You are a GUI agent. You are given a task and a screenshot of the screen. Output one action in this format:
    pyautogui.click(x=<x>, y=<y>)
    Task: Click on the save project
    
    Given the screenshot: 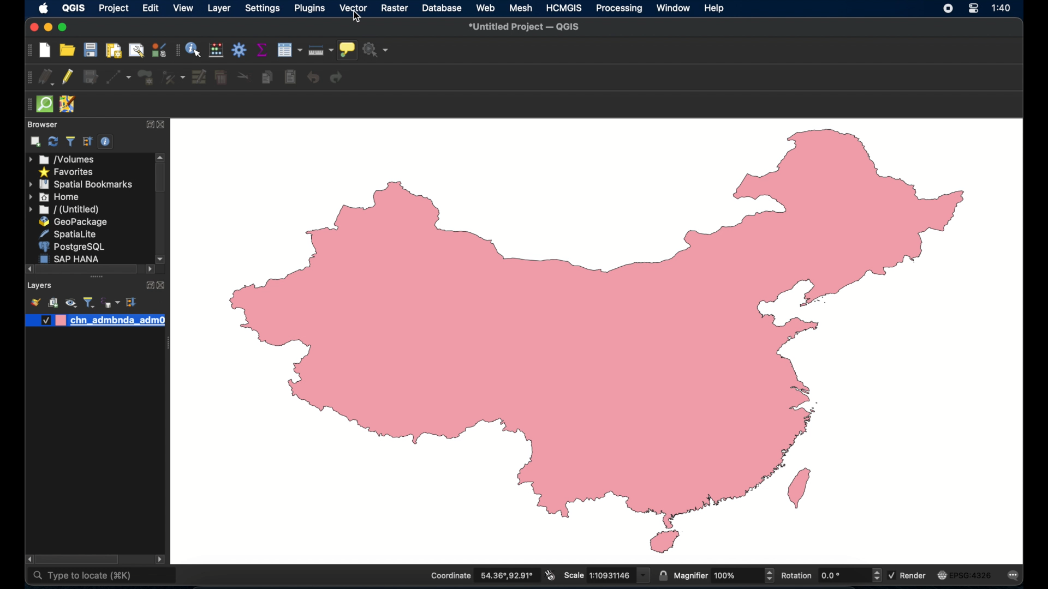 What is the action you would take?
    pyautogui.click(x=90, y=50)
    